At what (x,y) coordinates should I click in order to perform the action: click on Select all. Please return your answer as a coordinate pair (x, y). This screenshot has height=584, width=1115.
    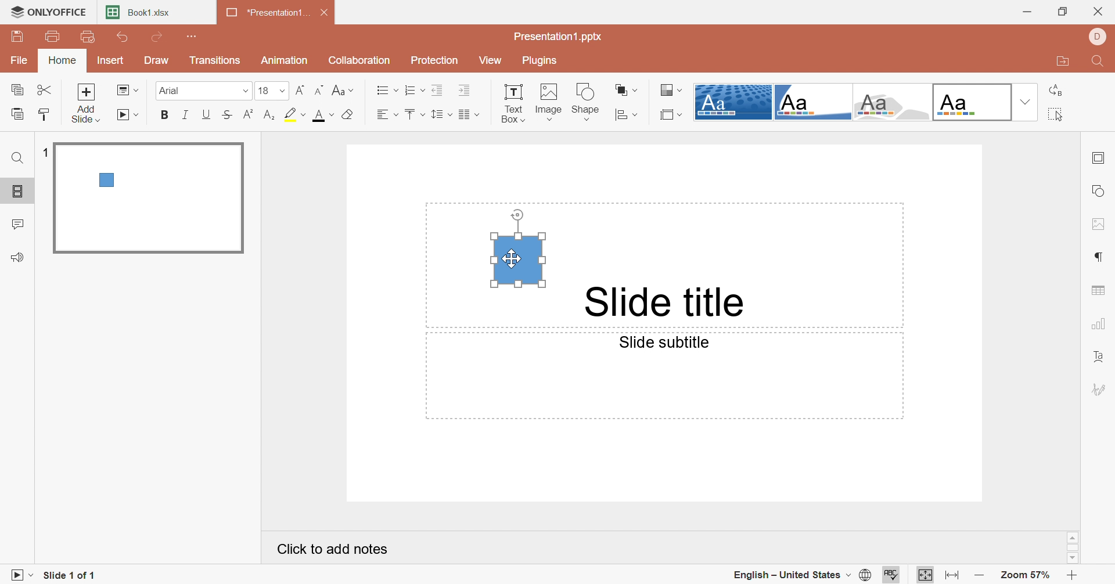
    Looking at the image, I should click on (1057, 116).